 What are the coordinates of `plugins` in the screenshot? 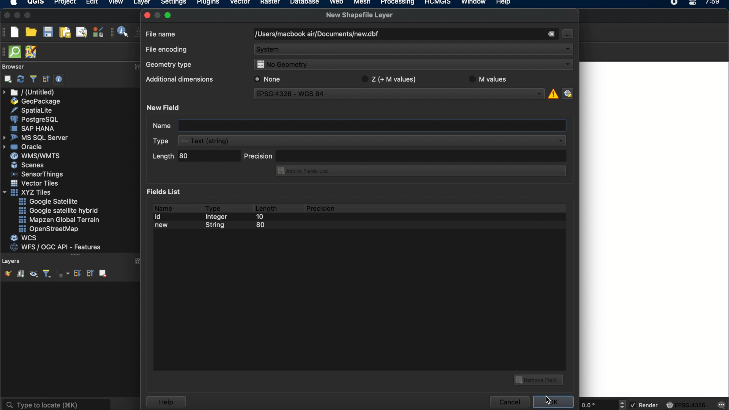 It's located at (208, 3).